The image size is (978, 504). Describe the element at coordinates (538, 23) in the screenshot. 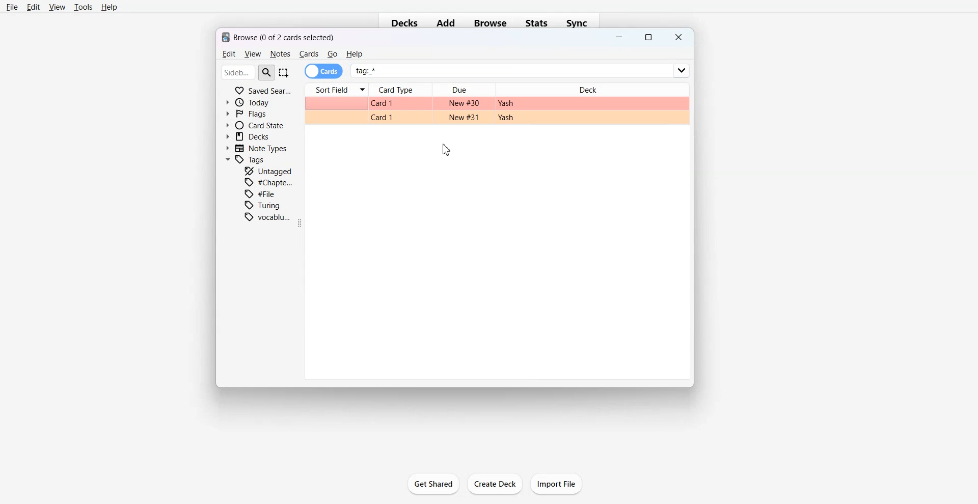

I see `Stats` at that location.